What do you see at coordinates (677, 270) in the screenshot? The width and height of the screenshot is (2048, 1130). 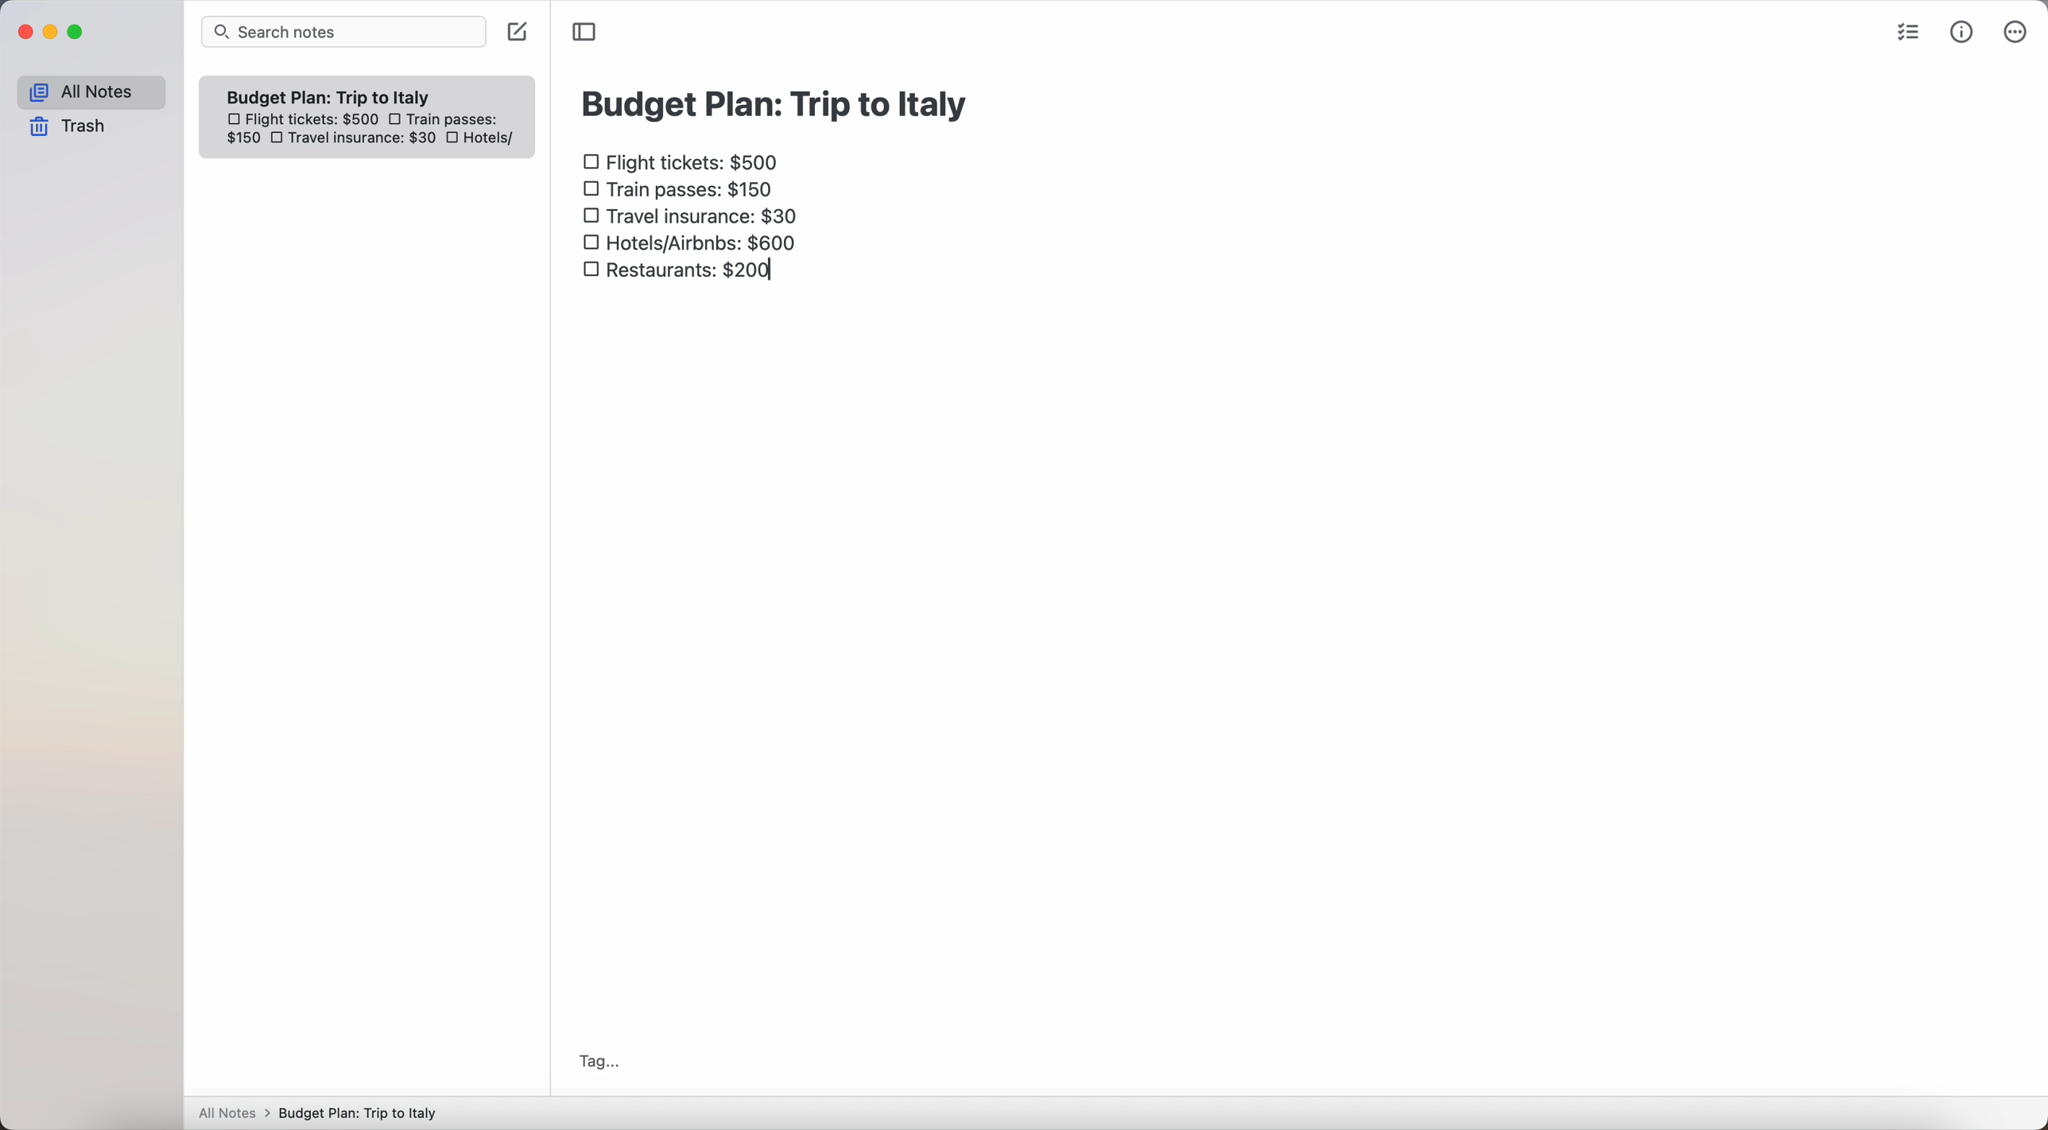 I see `restaurants: $200 checkbox` at bounding box center [677, 270].